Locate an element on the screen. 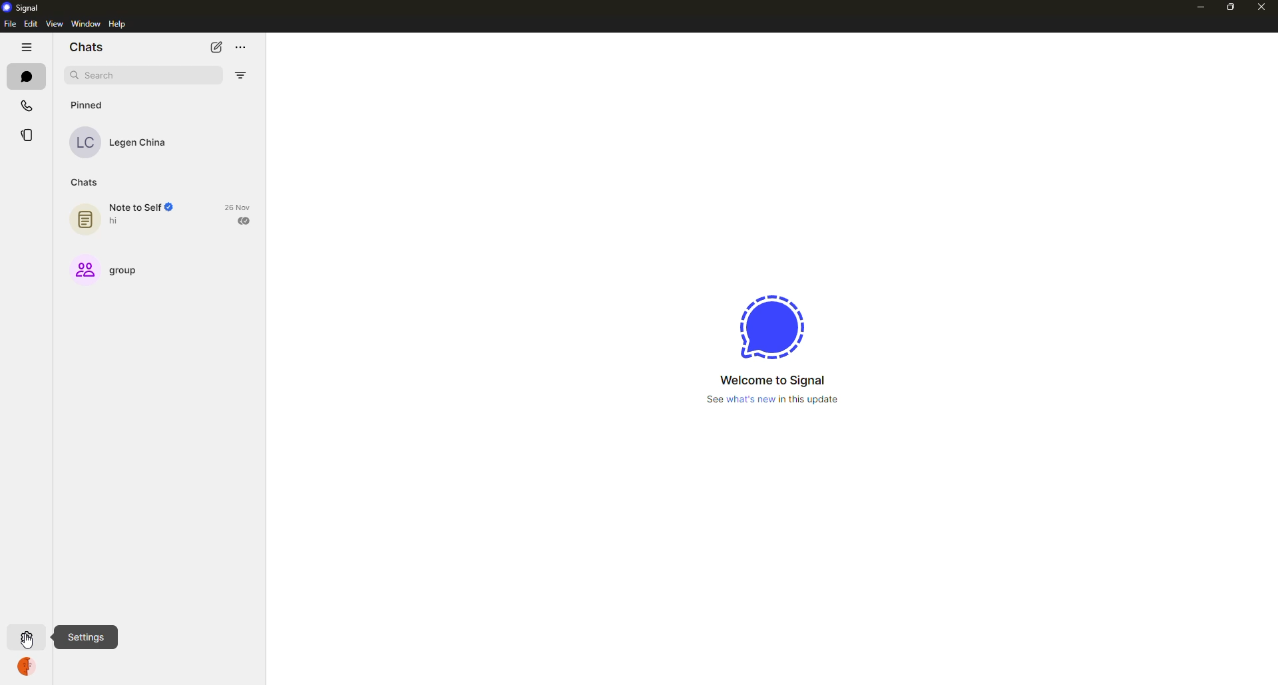  more is located at coordinates (248, 45).